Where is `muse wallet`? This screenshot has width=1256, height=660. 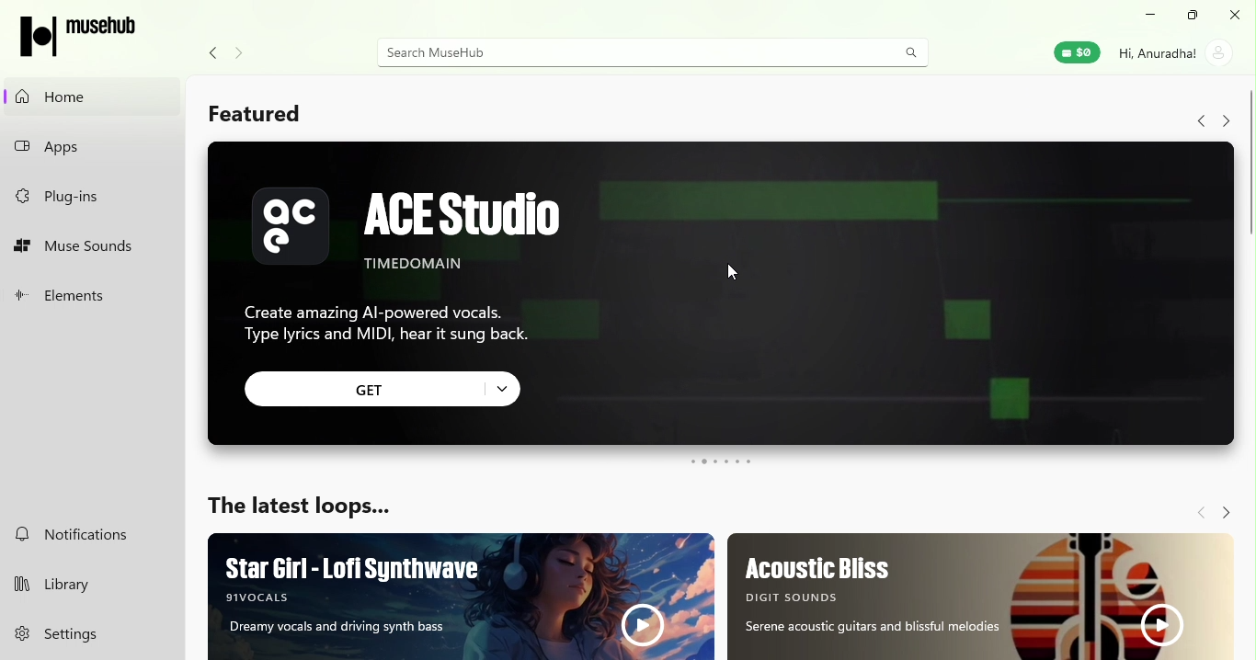
muse wallet is located at coordinates (1073, 51).